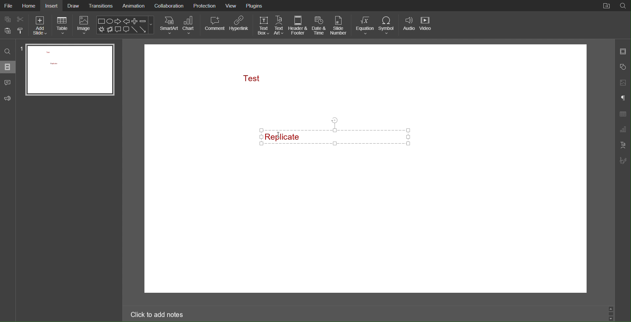 This screenshot has height=322, width=631. I want to click on Slides, so click(9, 68).